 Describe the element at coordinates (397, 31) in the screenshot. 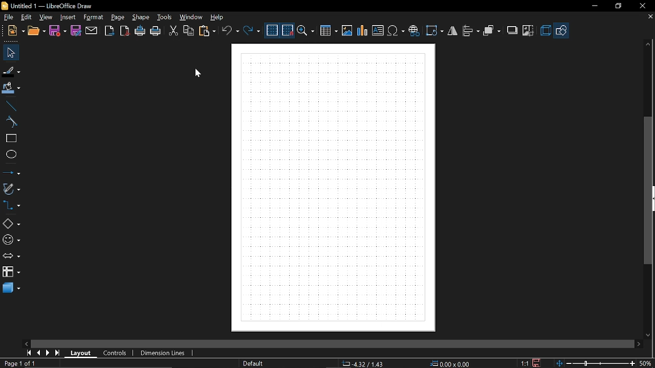

I see ` symbols` at that location.